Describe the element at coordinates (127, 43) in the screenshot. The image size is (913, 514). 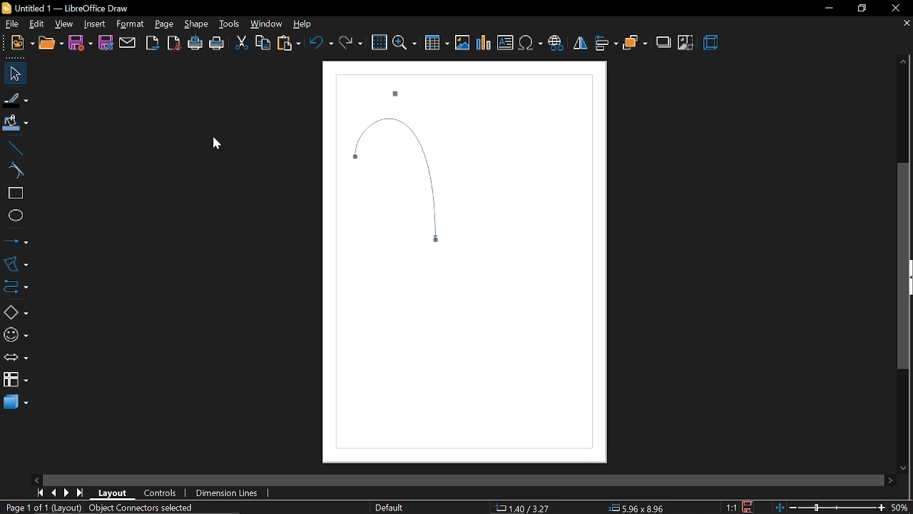
I see `attach` at that location.